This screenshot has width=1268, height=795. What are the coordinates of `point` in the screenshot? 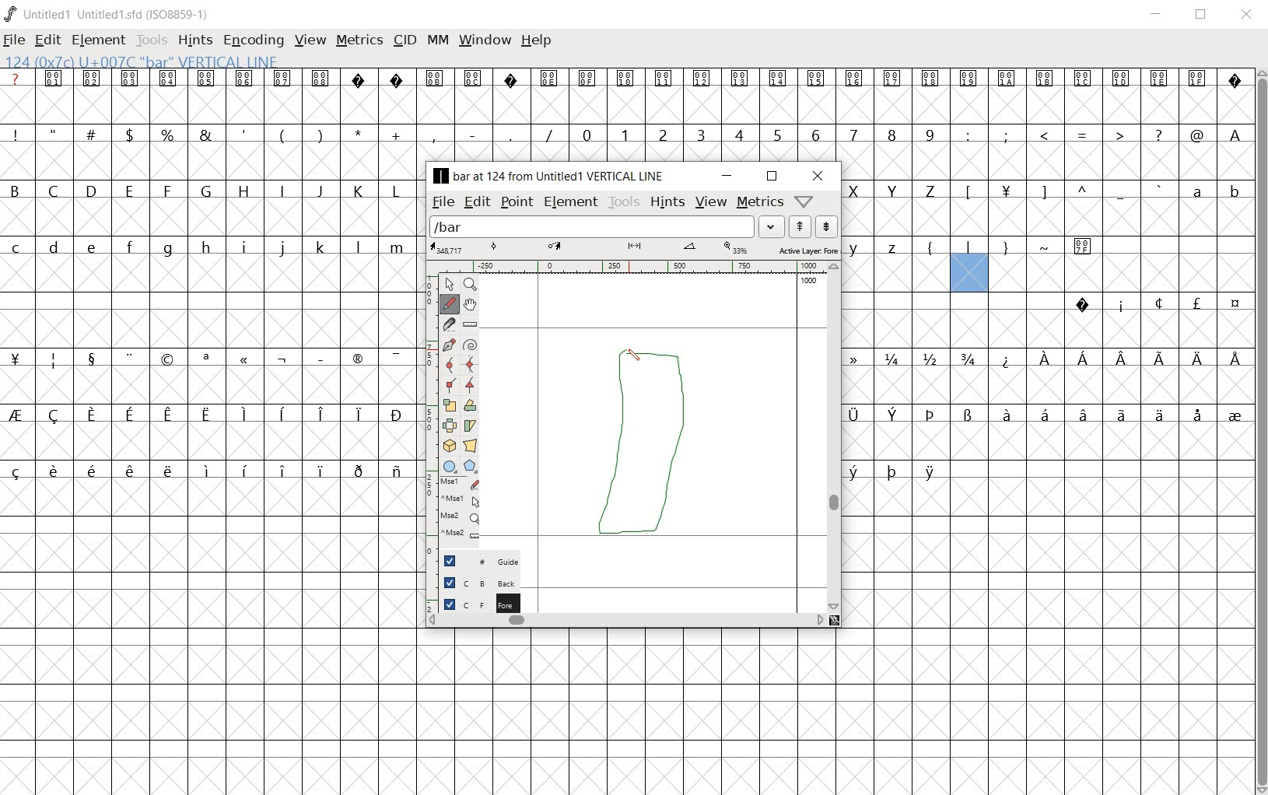 It's located at (517, 201).